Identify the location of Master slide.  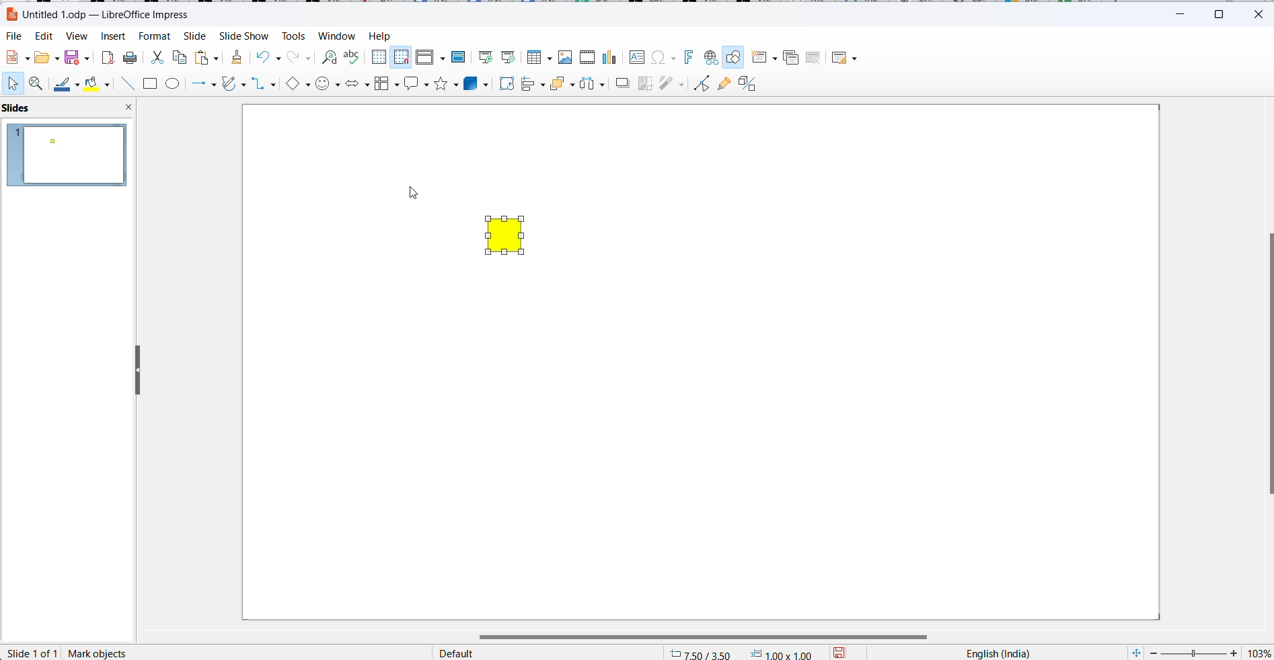
(461, 56).